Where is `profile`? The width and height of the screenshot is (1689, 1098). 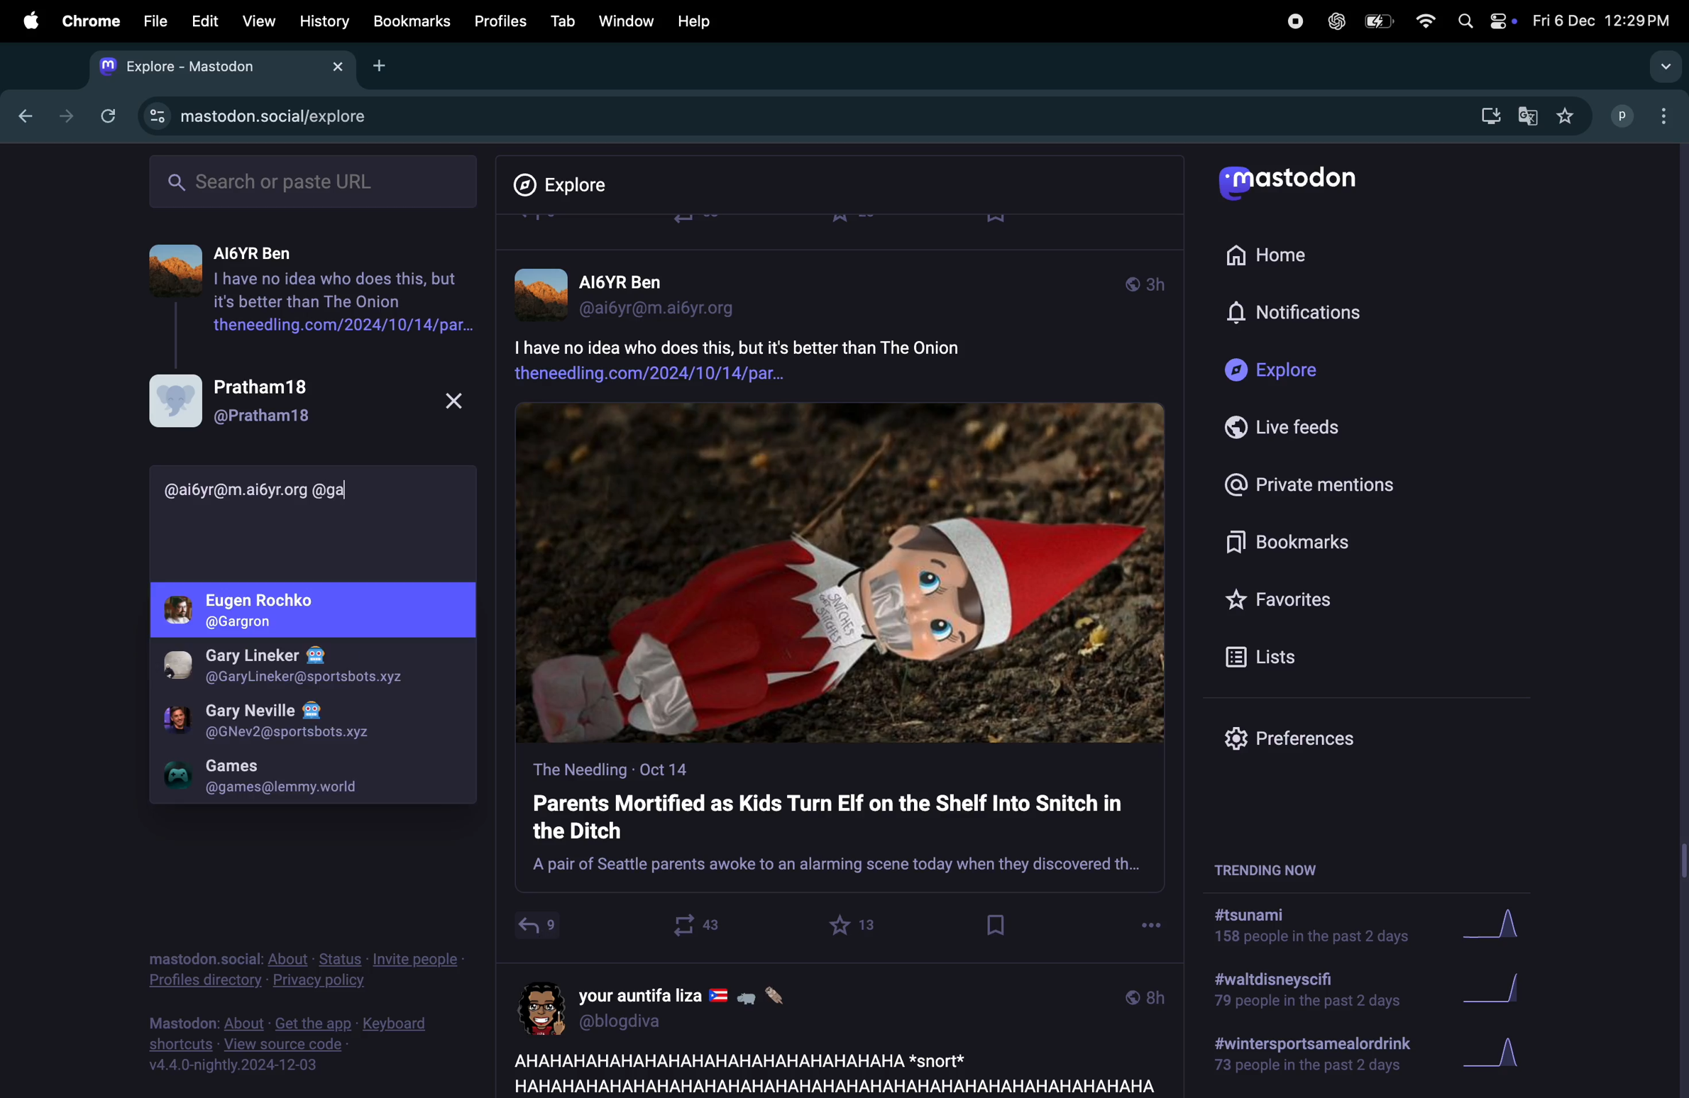
profile is located at coordinates (317, 611).